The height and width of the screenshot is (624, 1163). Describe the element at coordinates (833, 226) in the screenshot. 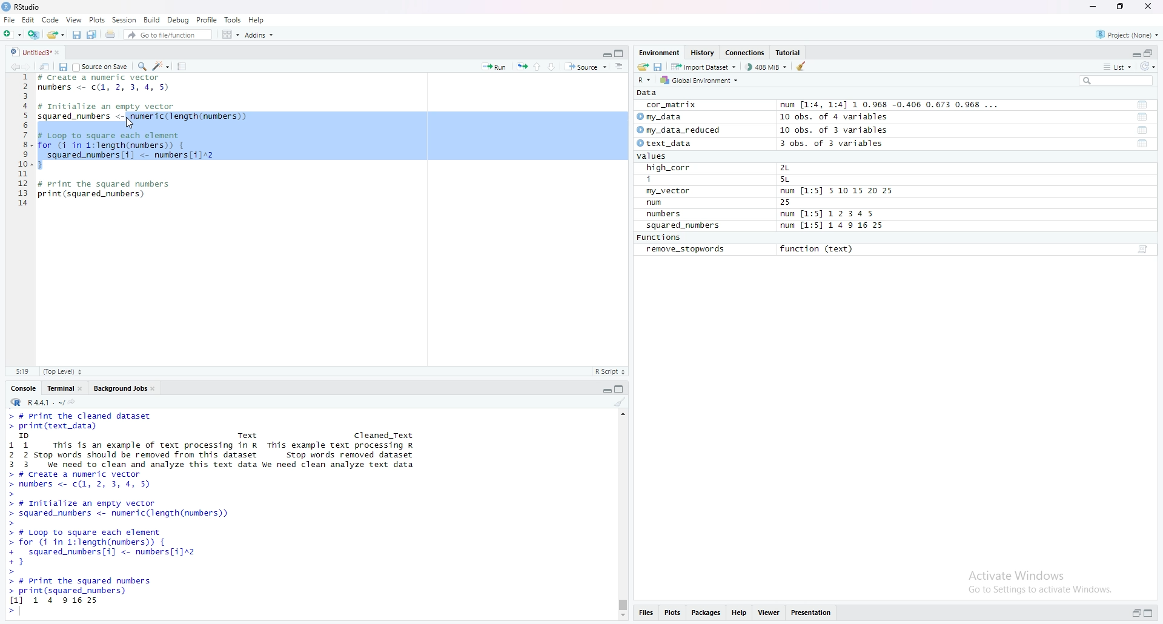

I see `num [1:5] 1 4 9 16 25` at that location.